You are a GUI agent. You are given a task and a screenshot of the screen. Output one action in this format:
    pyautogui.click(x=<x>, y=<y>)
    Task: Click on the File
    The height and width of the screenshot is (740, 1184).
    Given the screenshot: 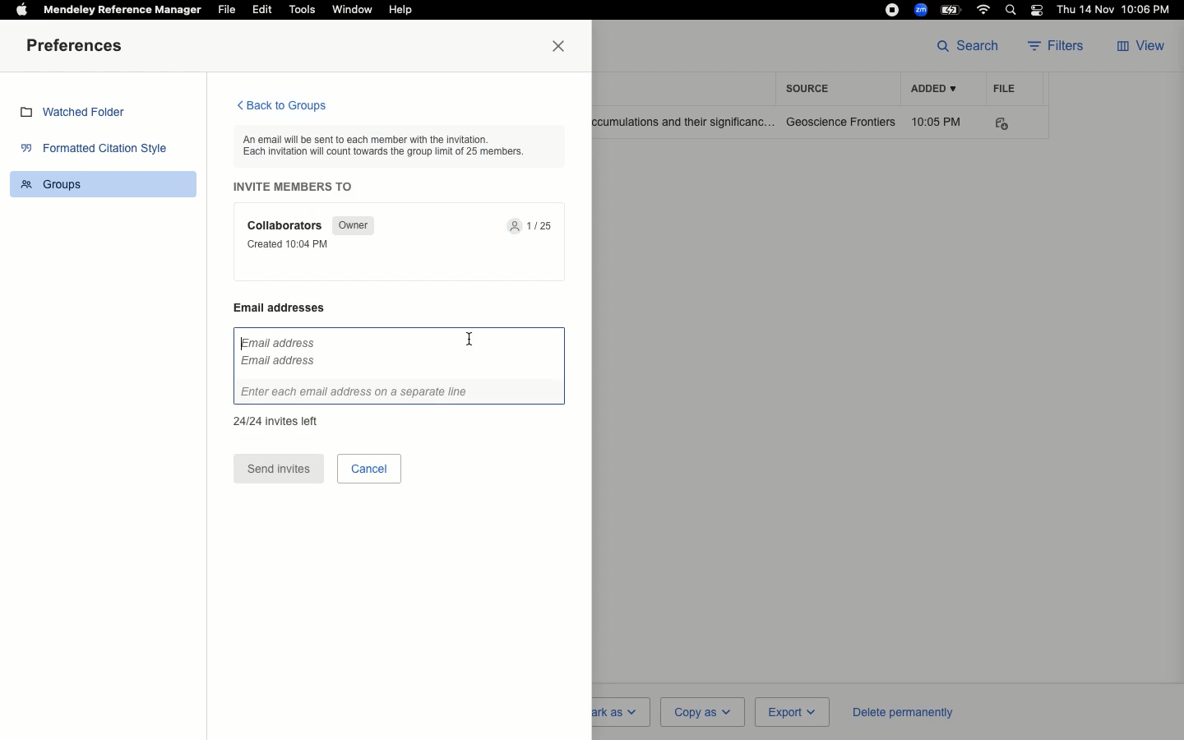 What is the action you would take?
    pyautogui.click(x=1005, y=88)
    